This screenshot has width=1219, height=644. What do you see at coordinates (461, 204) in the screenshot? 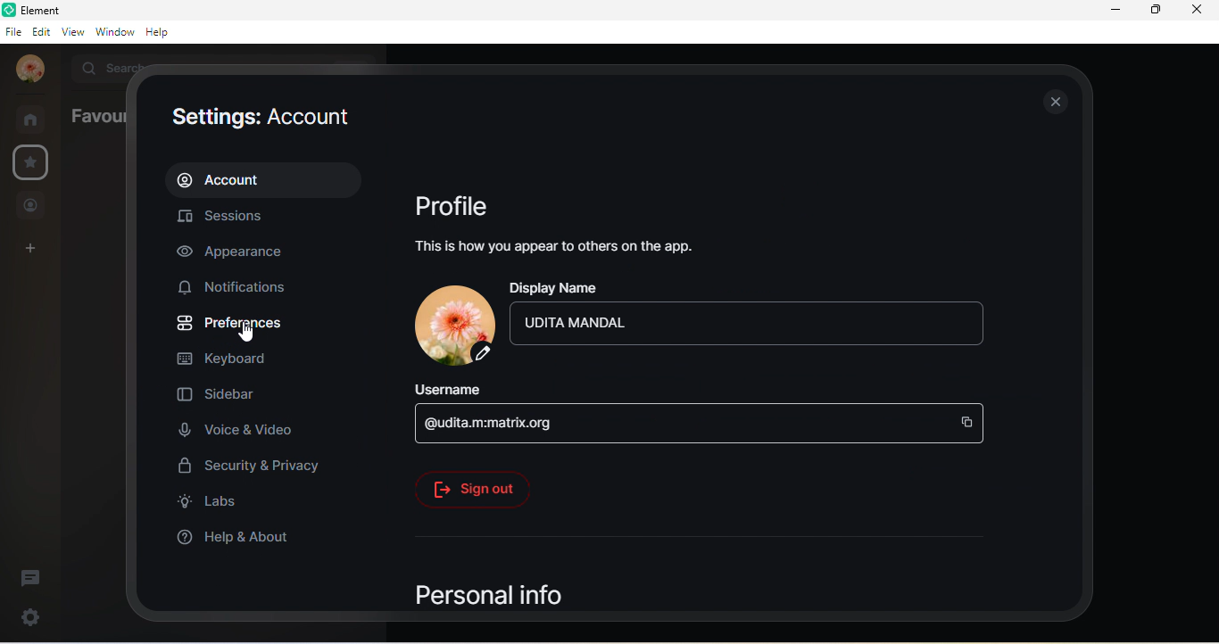
I see `profile` at bounding box center [461, 204].